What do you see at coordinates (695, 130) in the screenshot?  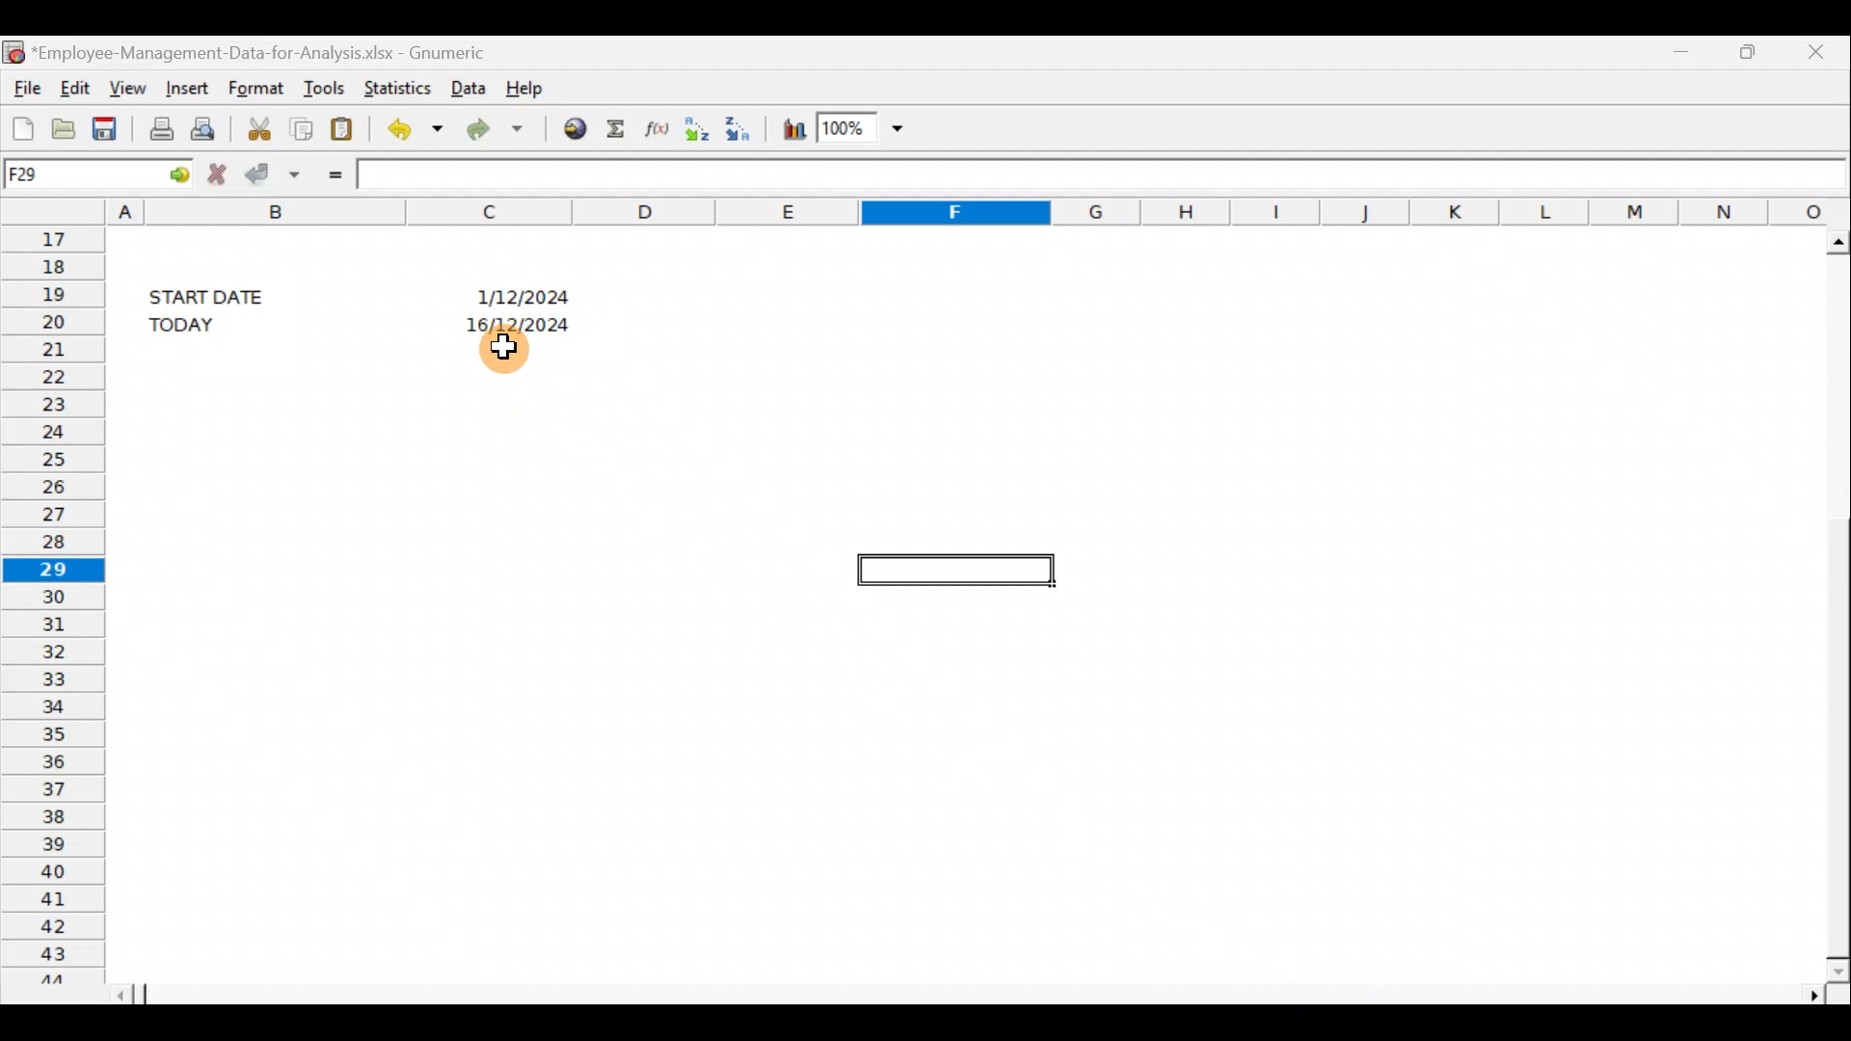 I see `Sort in Ascending order` at bounding box center [695, 130].